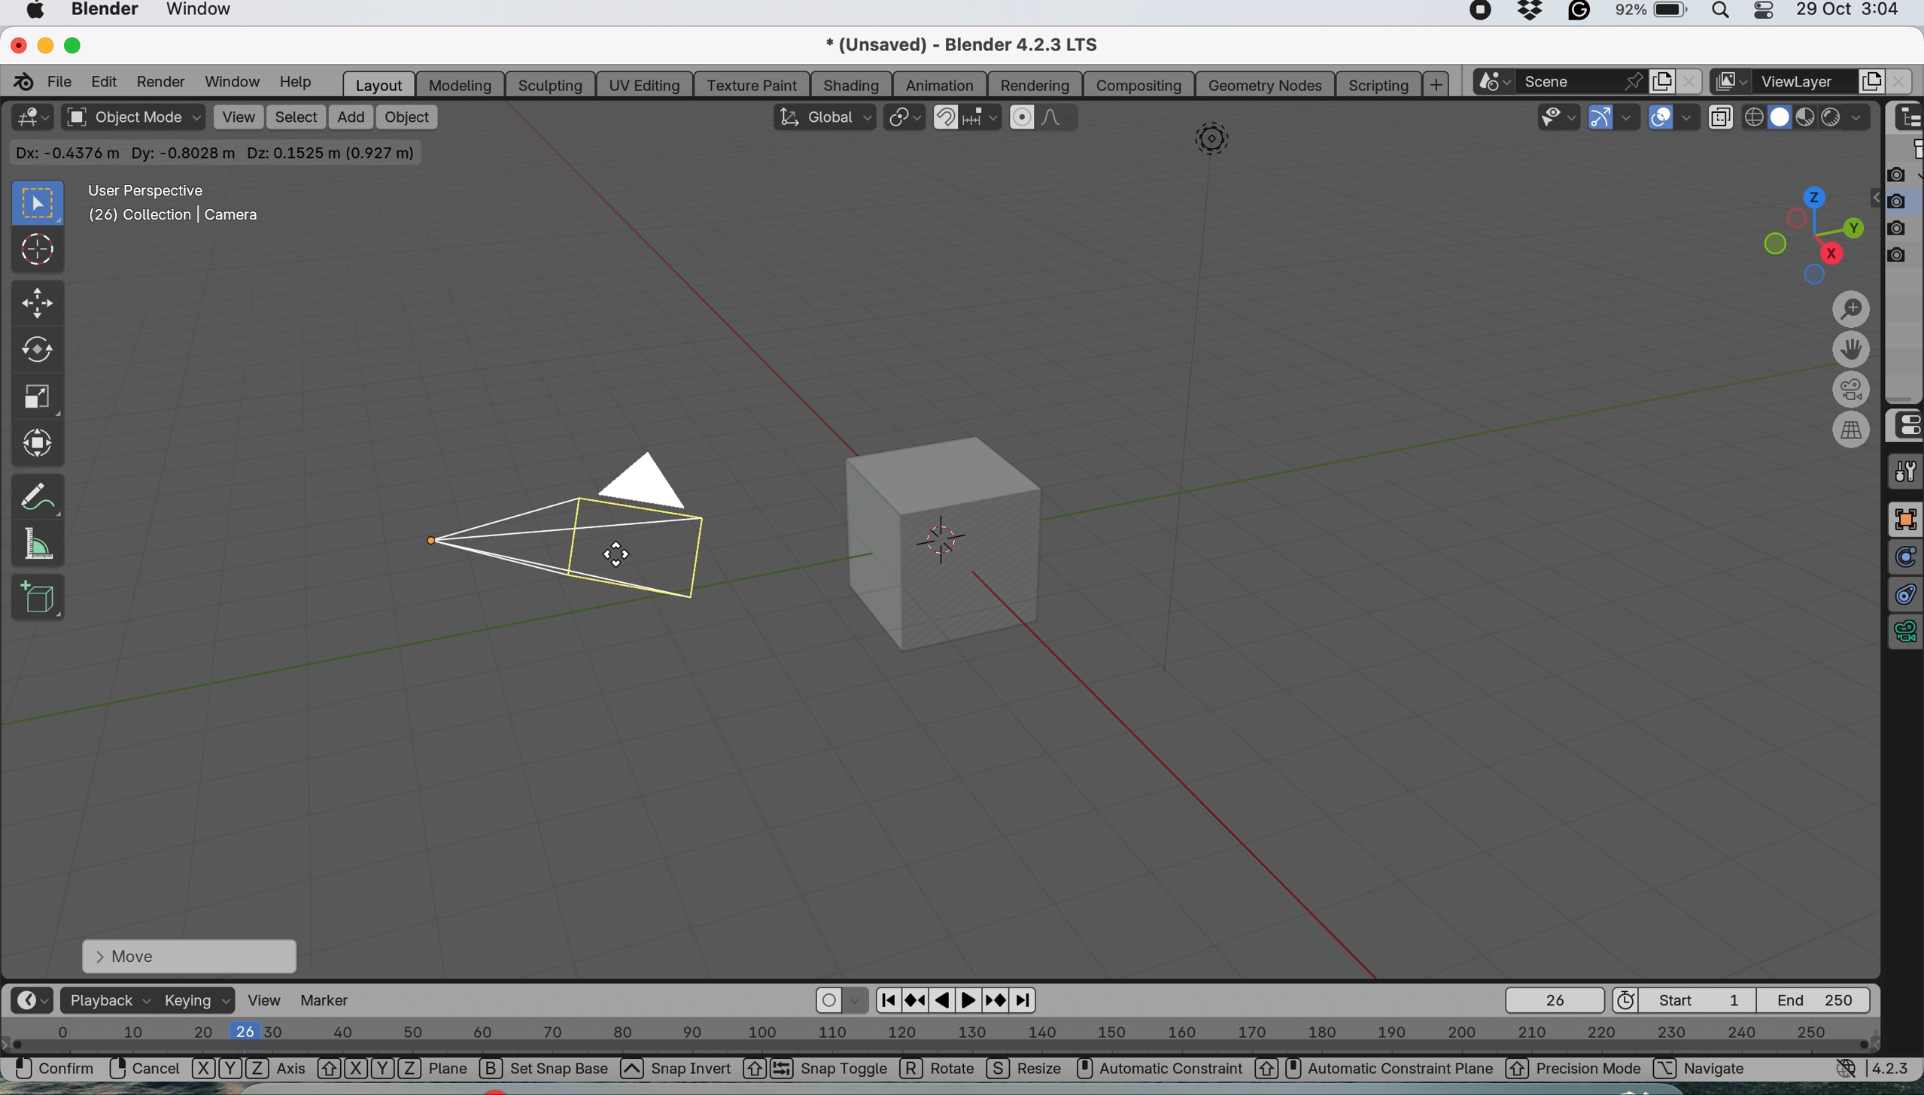  I want to click on new scene, so click(1660, 80).